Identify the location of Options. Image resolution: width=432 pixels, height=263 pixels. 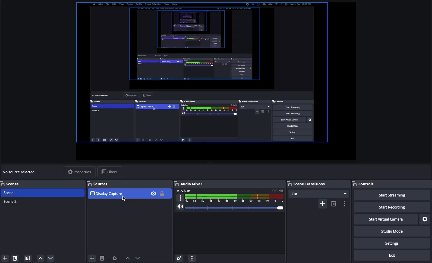
(193, 258).